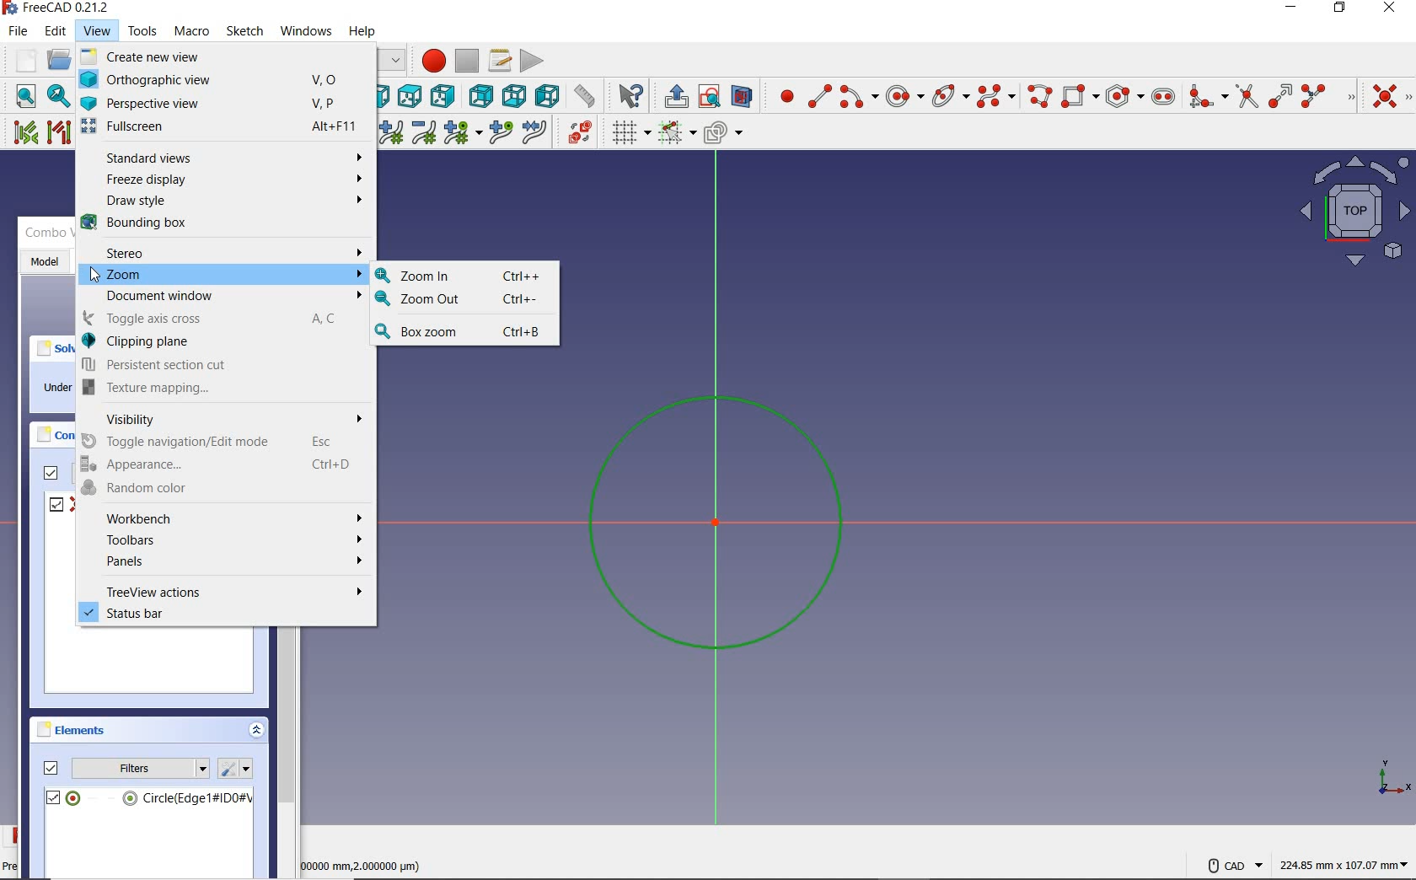 This screenshot has width=1416, height=880. I want to click on , so click(676, 131).